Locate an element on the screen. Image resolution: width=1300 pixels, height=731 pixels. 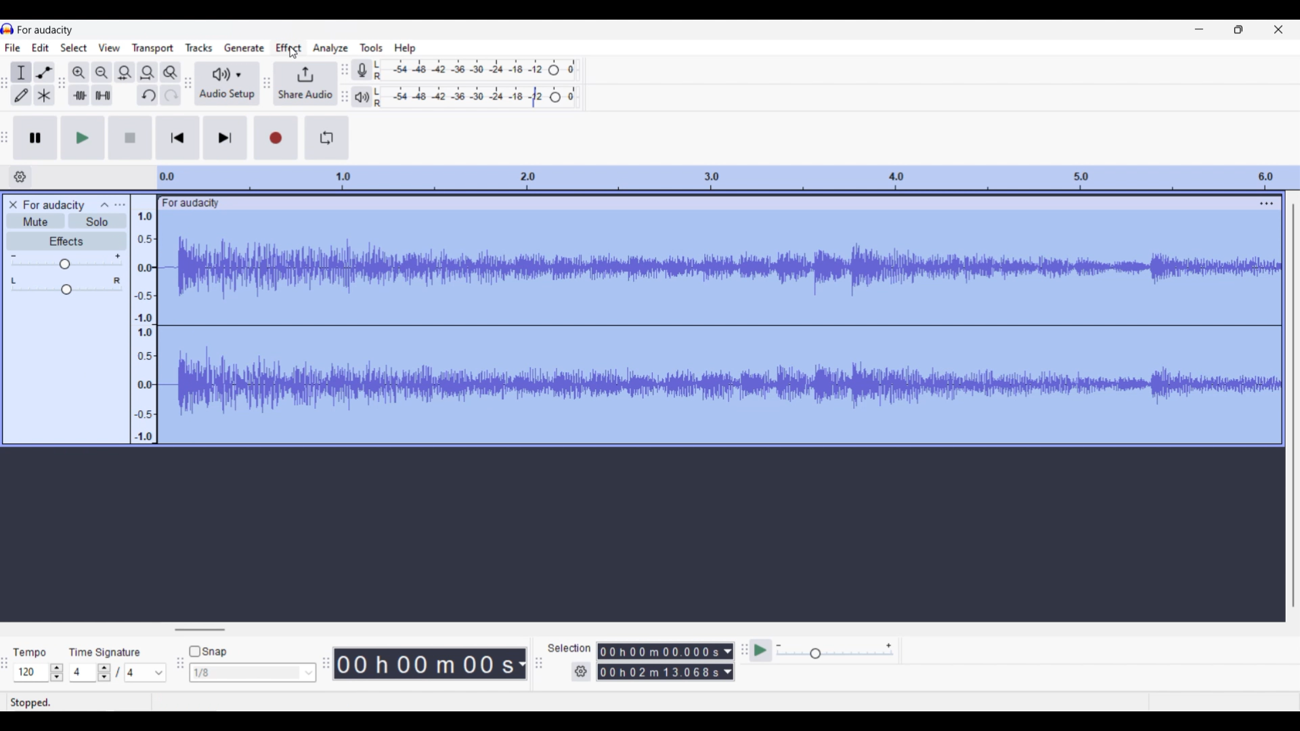
Play/Play once is located at coordinates (83, 138).